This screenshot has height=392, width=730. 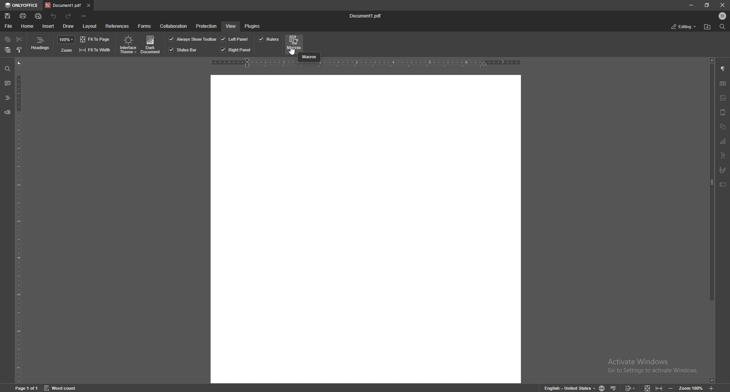 I want to click on resize, so click(x=707, y=5).